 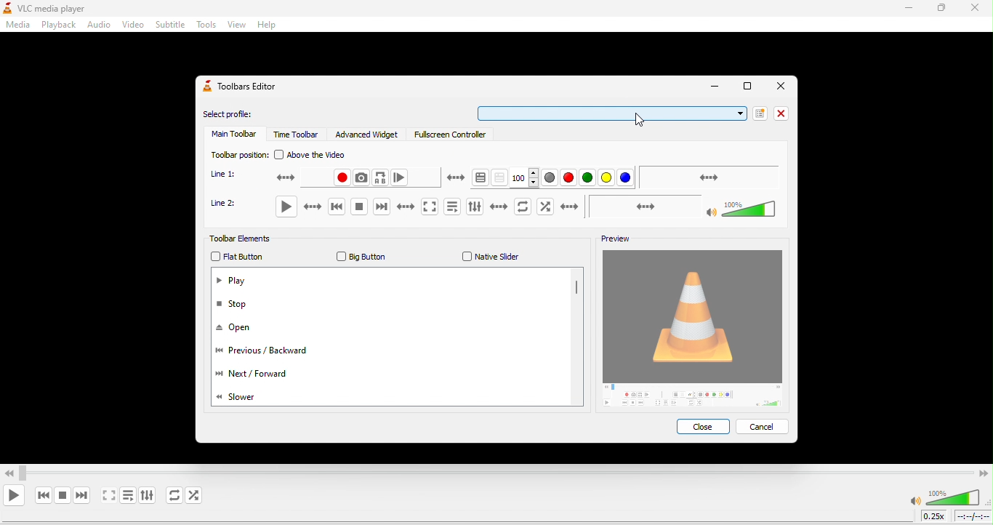 What do you see at coordinates (379, 206) in the screenshot?
I see `next media` at bounding box center [379, 206].